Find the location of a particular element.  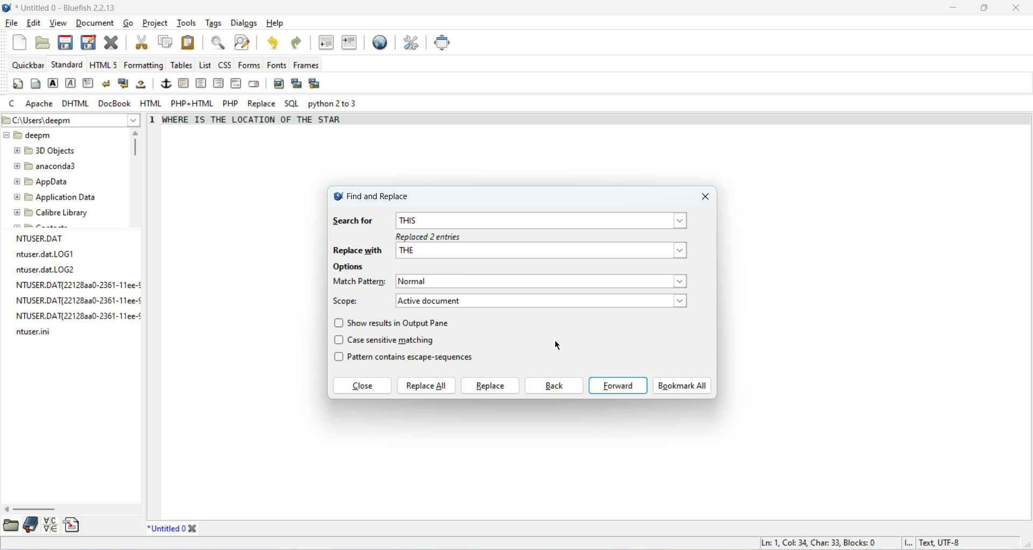

DocBook is located at coordinates (115, 103).